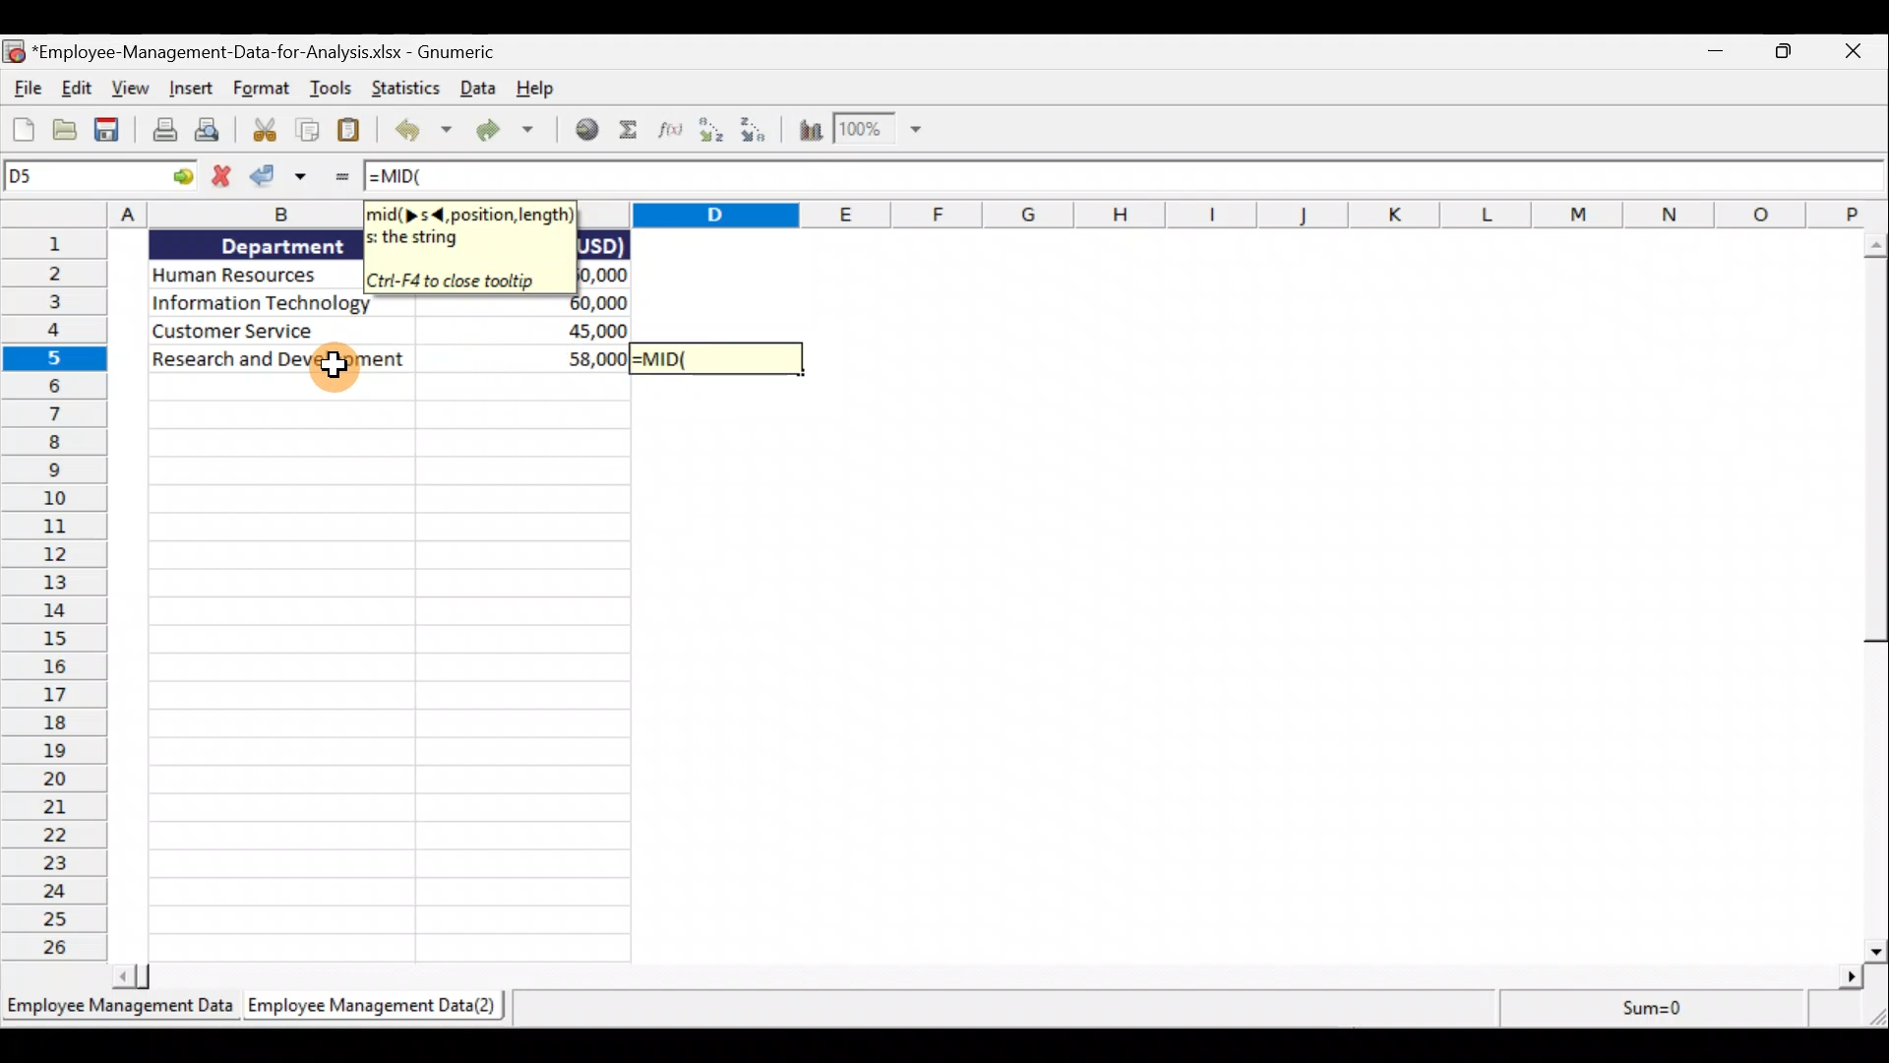 The width and height of the screenshot is (1889, 1063). Describe the element at coordinates (499, 630) in the screenshot. I see `Data` at that location.